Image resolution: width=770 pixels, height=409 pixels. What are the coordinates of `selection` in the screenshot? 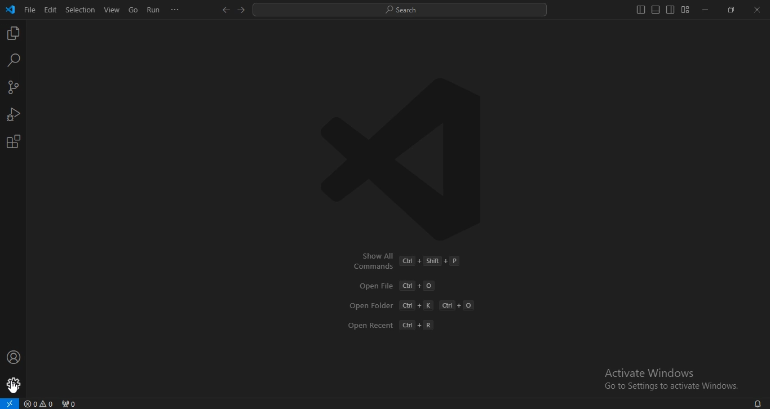 It's located at (81, 9).